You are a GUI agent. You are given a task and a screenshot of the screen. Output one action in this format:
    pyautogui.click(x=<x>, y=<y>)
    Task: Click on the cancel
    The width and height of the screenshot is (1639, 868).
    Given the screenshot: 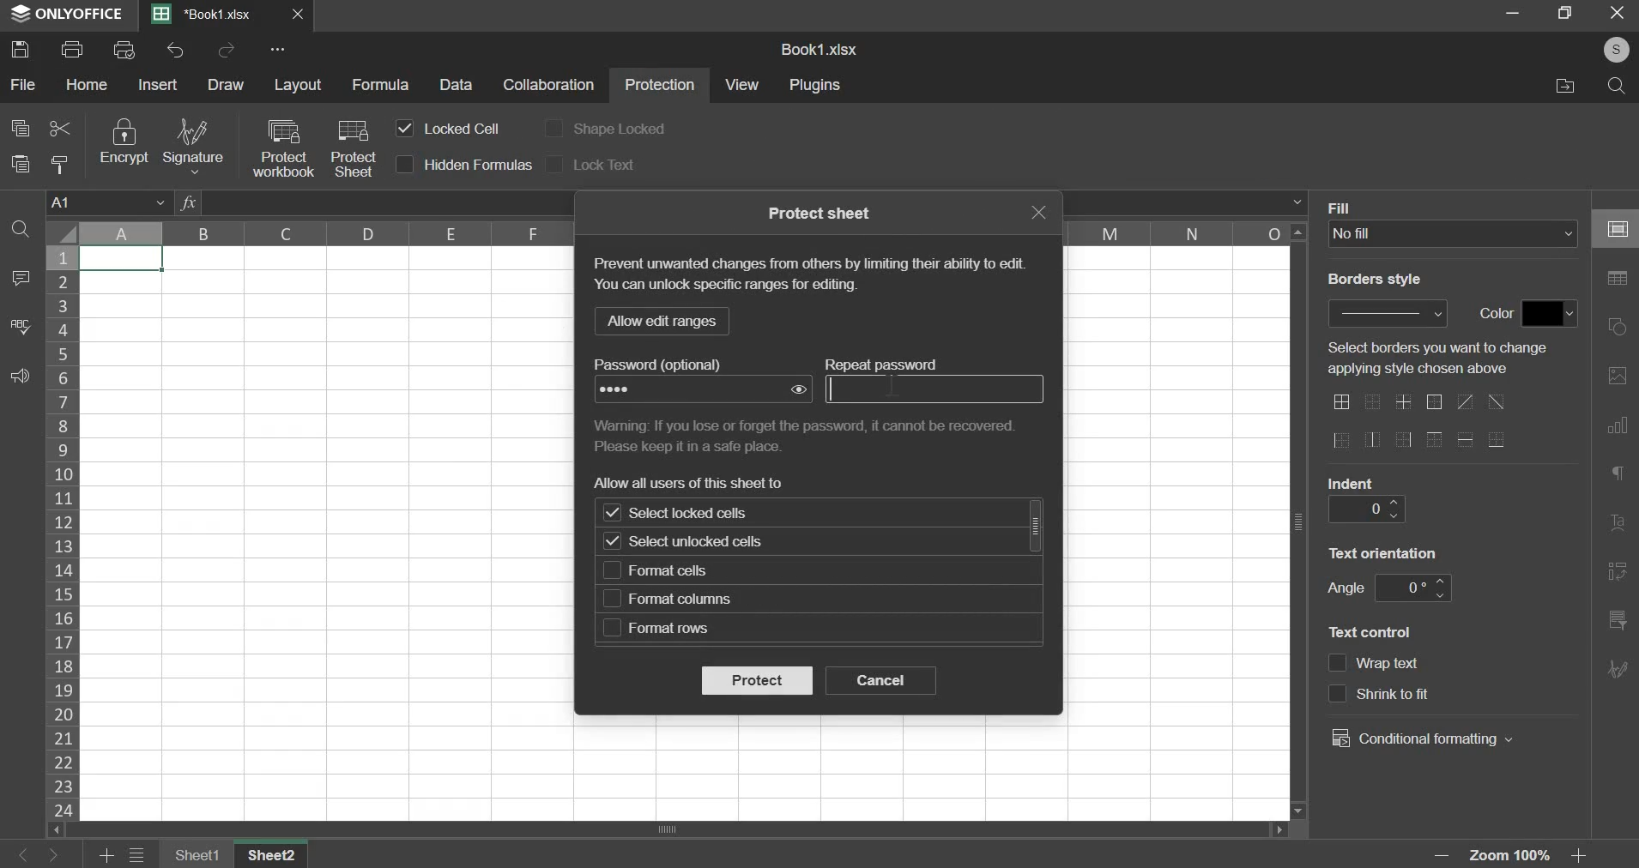 What is the action you would take?
    pyautogui.click(x=881, y=680)
    